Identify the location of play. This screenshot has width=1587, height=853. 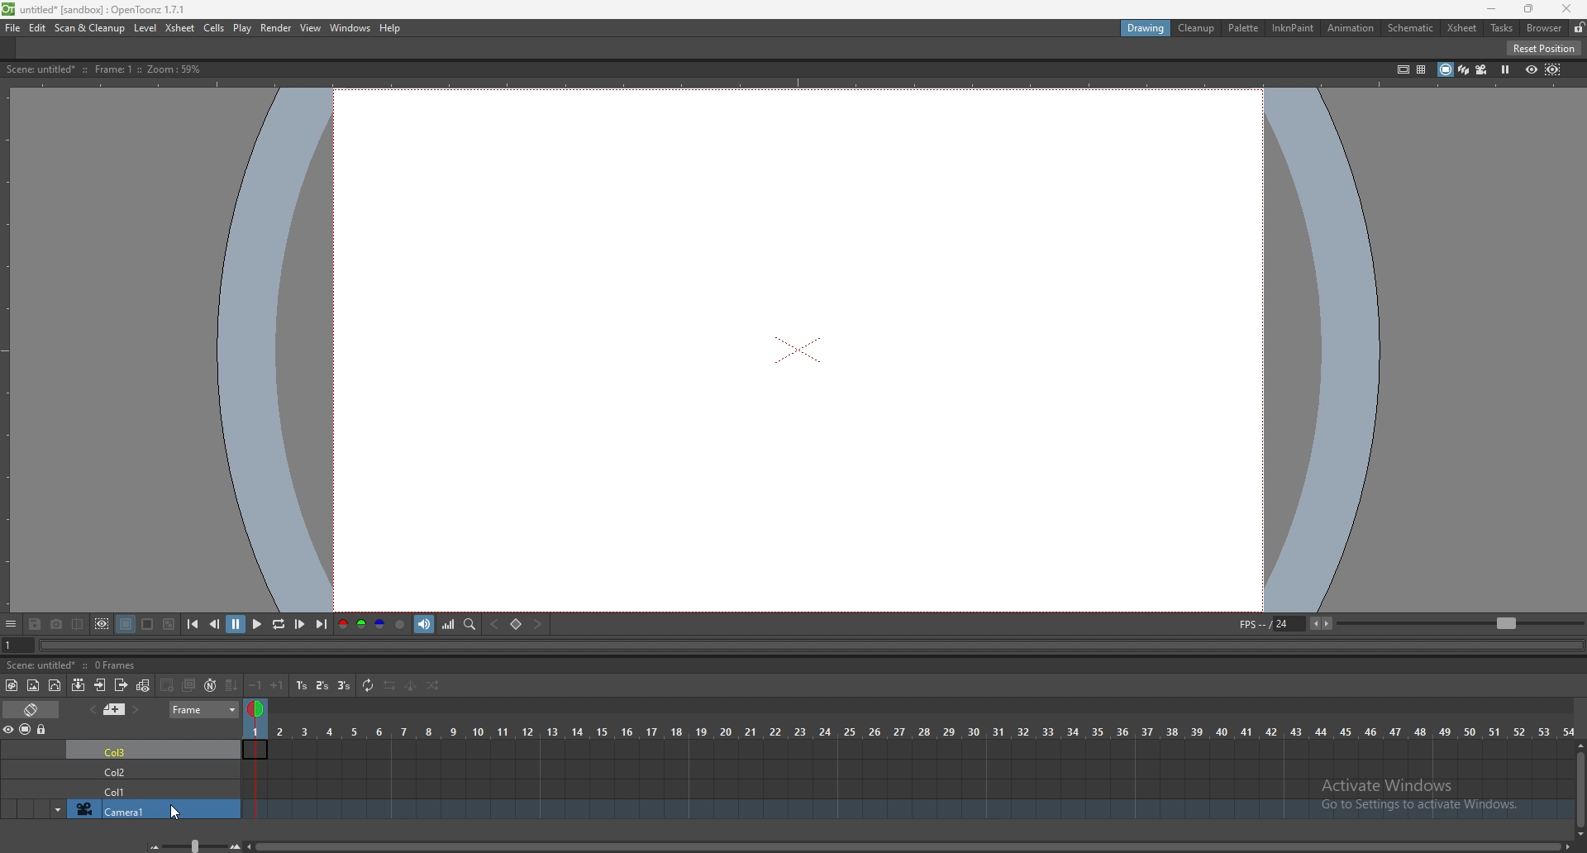
(242, 29).